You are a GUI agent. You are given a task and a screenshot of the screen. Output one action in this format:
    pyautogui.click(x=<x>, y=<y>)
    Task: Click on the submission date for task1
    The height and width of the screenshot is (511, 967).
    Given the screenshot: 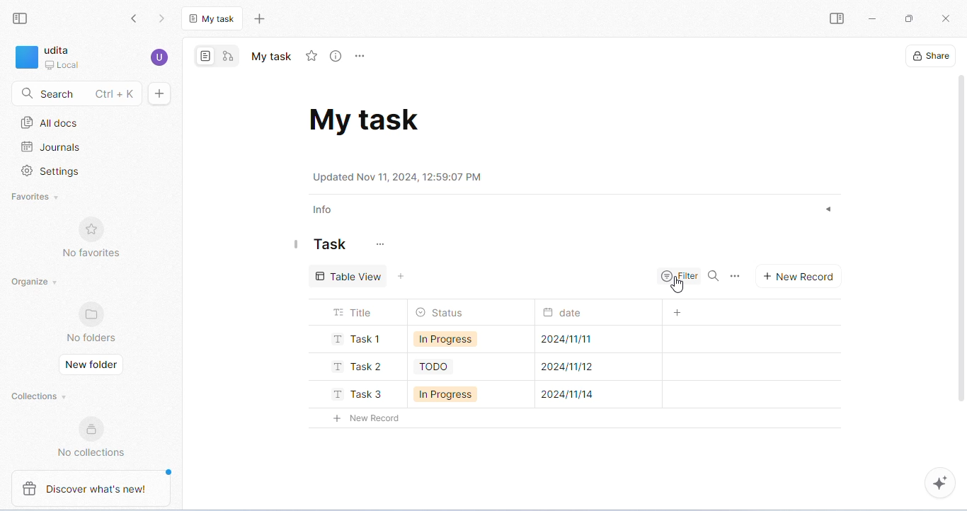 What is the action you would take?
    pyautogui.click(x=568, y=340)
    